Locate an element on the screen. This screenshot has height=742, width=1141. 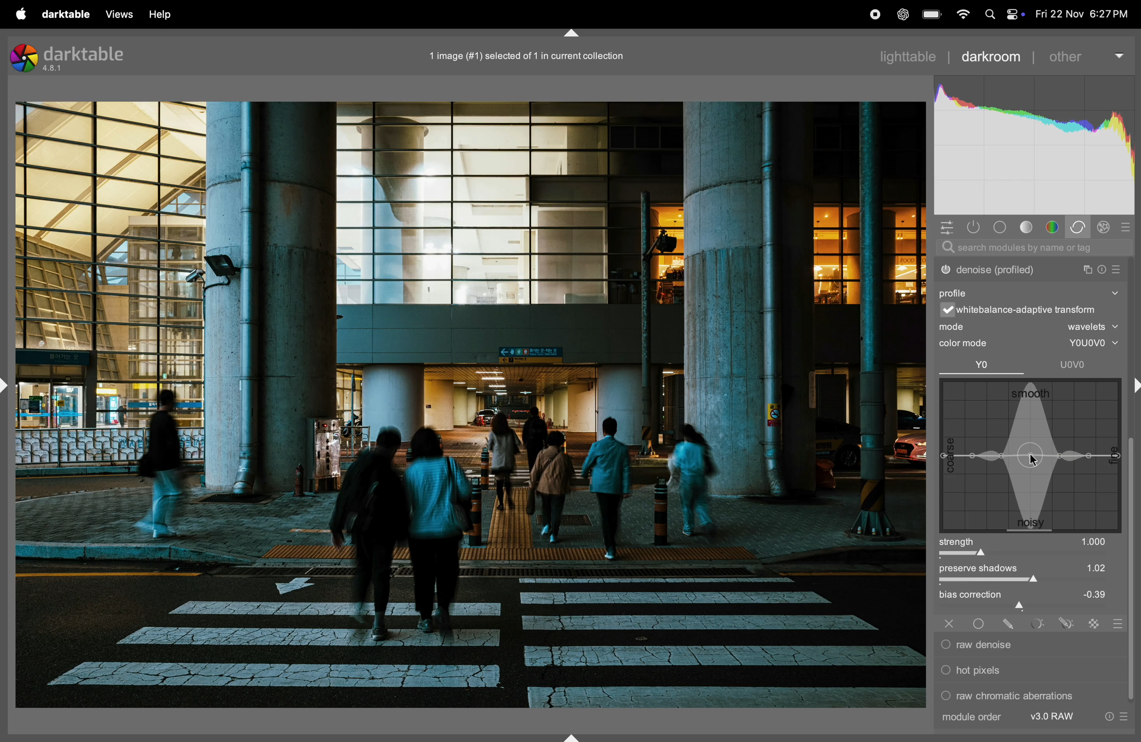
tone is located at coordinates (1028, 227).